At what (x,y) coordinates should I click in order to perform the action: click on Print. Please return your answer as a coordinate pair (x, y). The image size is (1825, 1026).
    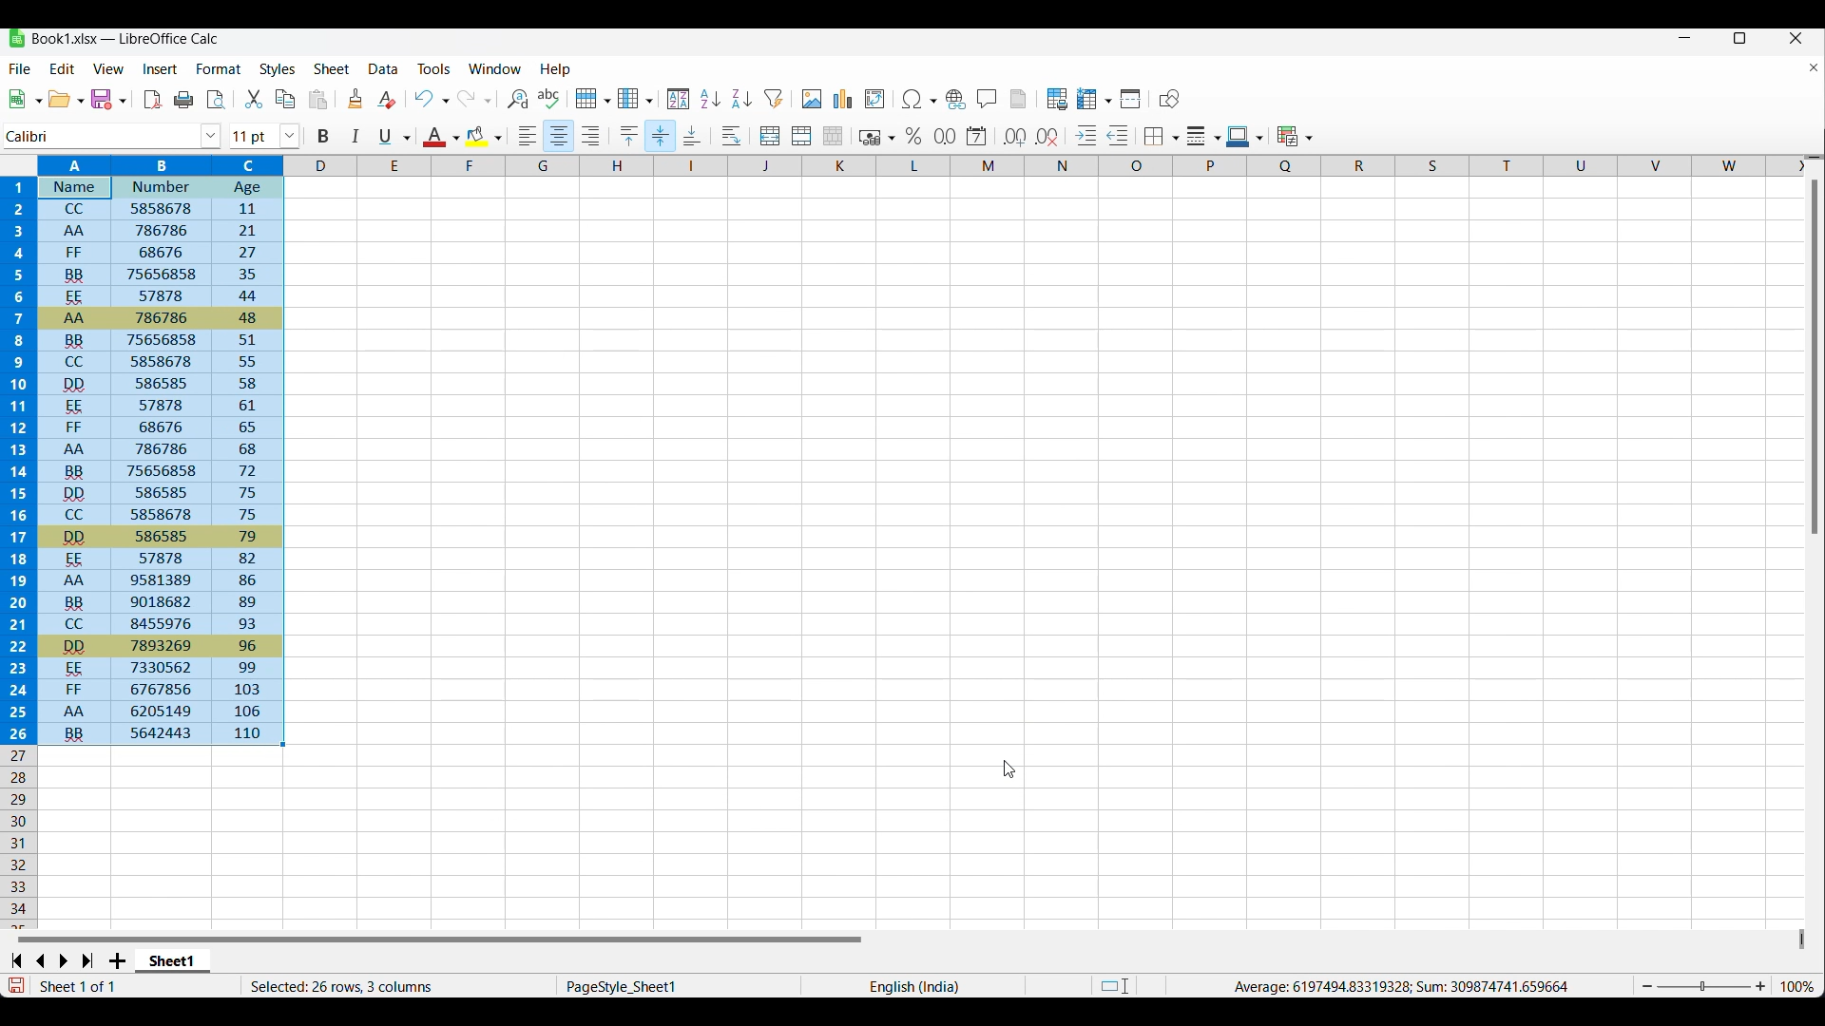
    Looking at the image, I should click on (183, 100).